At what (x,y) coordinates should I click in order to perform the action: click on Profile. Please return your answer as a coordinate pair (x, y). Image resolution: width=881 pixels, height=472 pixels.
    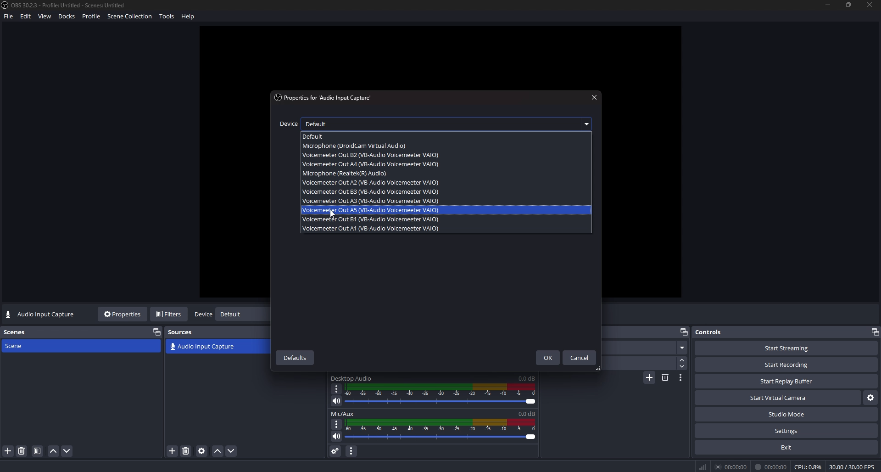
    Looking at the image, I should click on (92, 17).